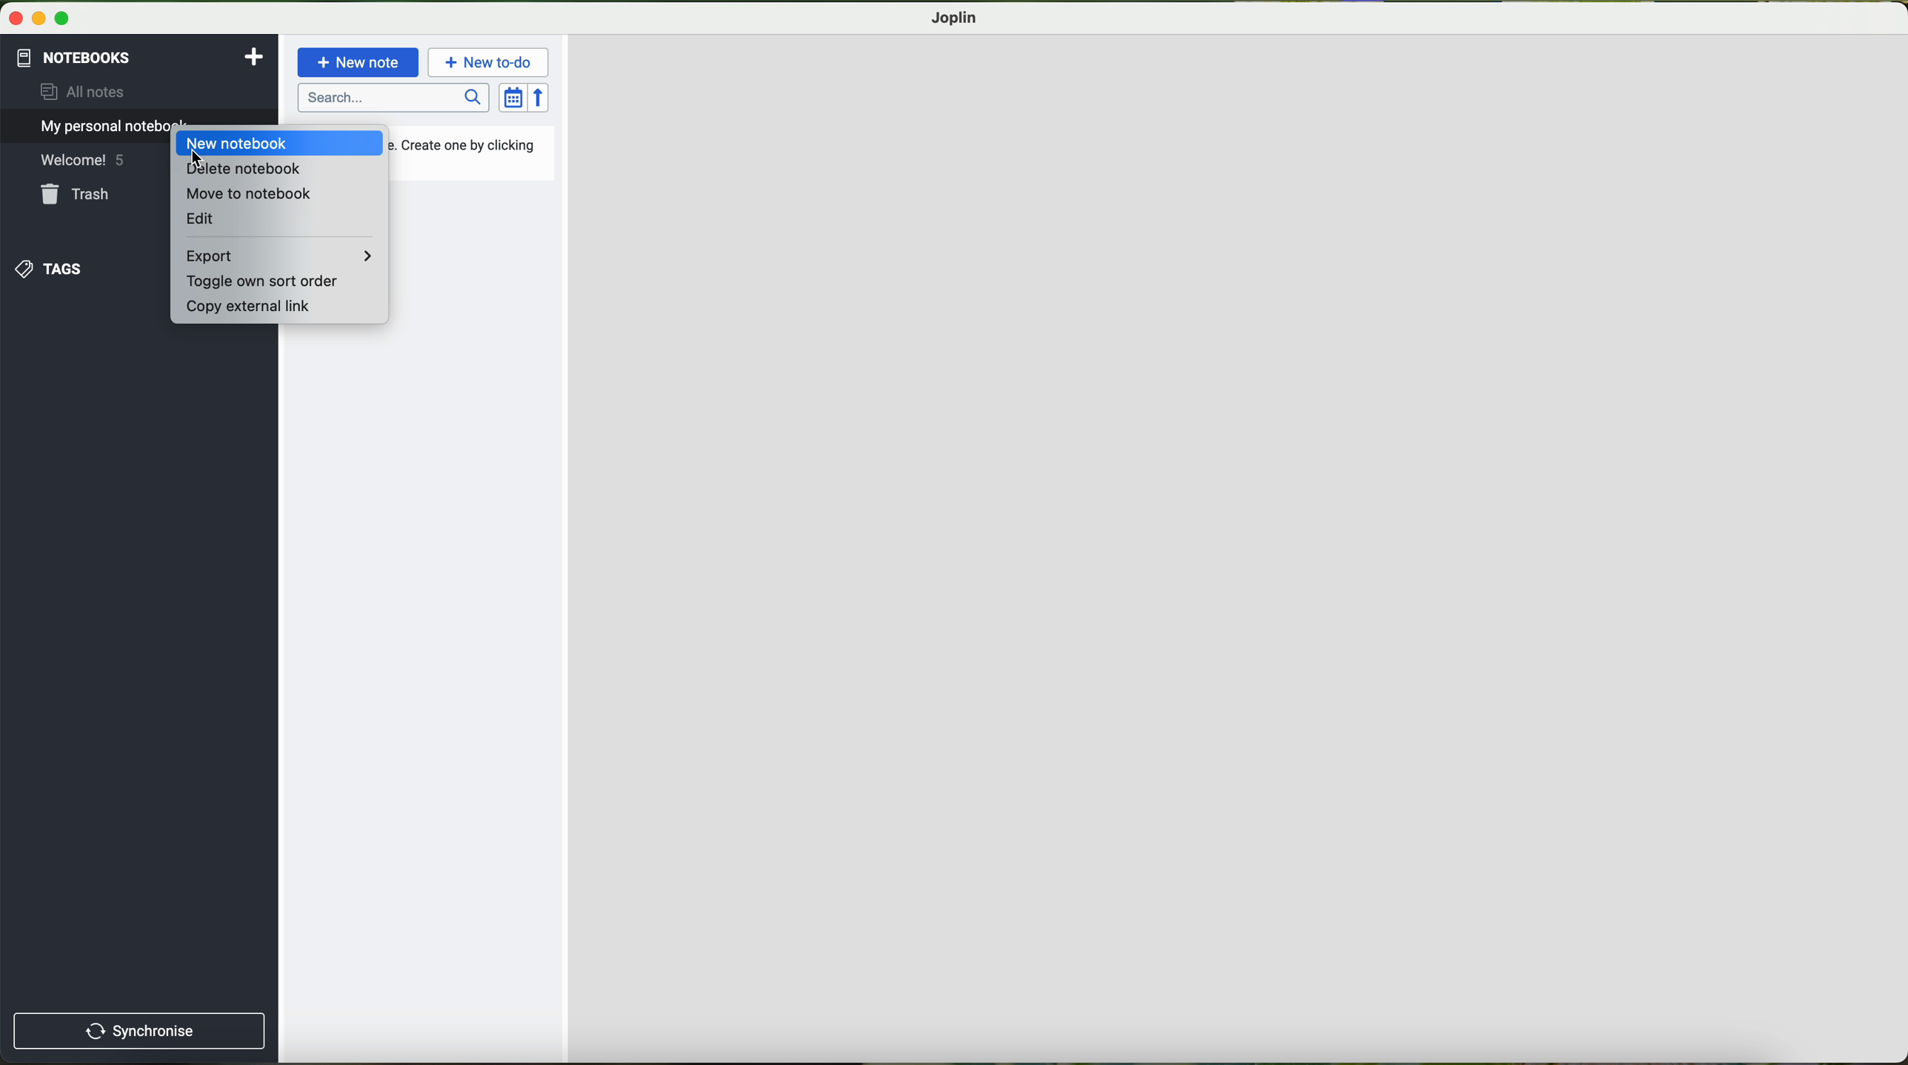 The image size is (1908, 1065). What do you see at coordinates (41, 19) in the screenshot?
I see `minimize` at bounding box center [41, 19].